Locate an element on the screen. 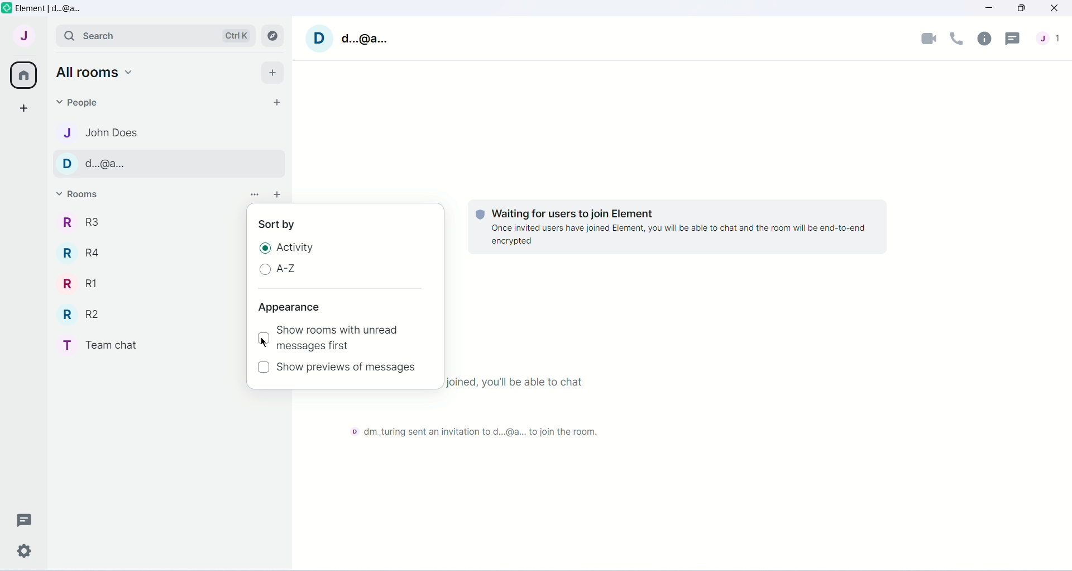 The image size is (1072, 571). Minimize is located at coordinates (987, 10).